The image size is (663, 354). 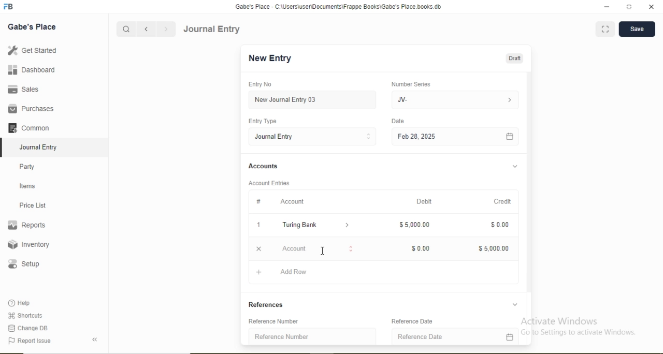 I want to click on Add Row, so click(x=294, y=272).